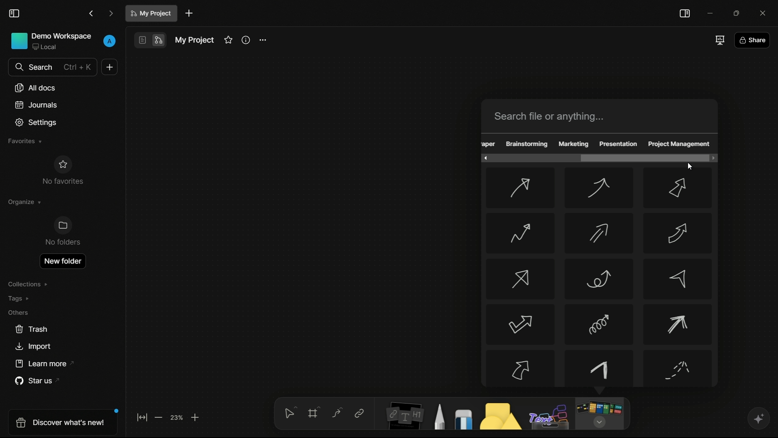  Describe the element at coordinates (679, 144) in the screenshot. I see `project management` at that location.